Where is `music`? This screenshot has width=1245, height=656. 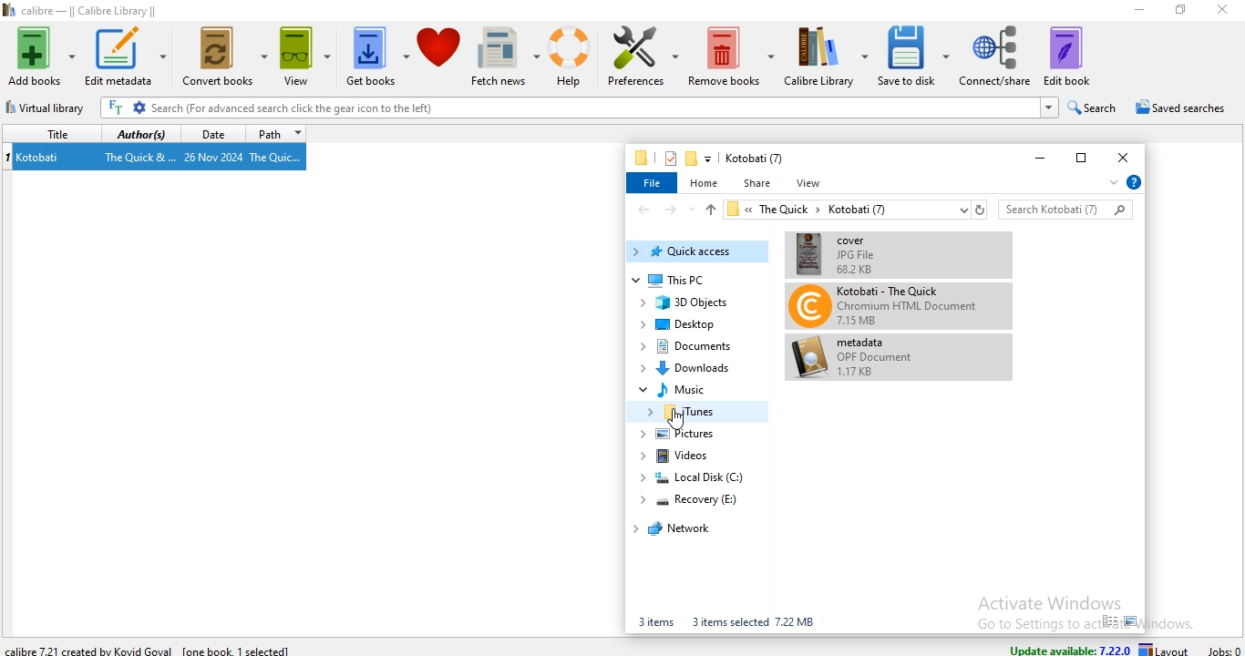 music is located at coordinates (684, 389).